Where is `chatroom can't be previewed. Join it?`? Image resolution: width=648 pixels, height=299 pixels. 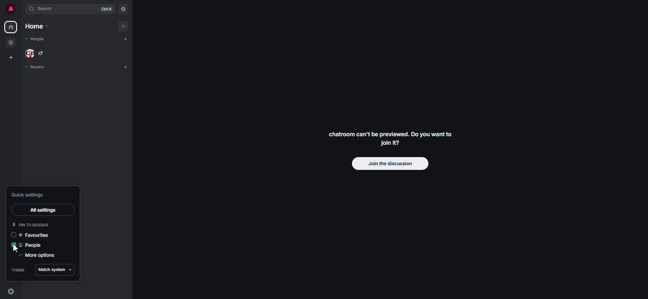
chatroom can't be previewed. Join it? is located at coordinates (390, 140).